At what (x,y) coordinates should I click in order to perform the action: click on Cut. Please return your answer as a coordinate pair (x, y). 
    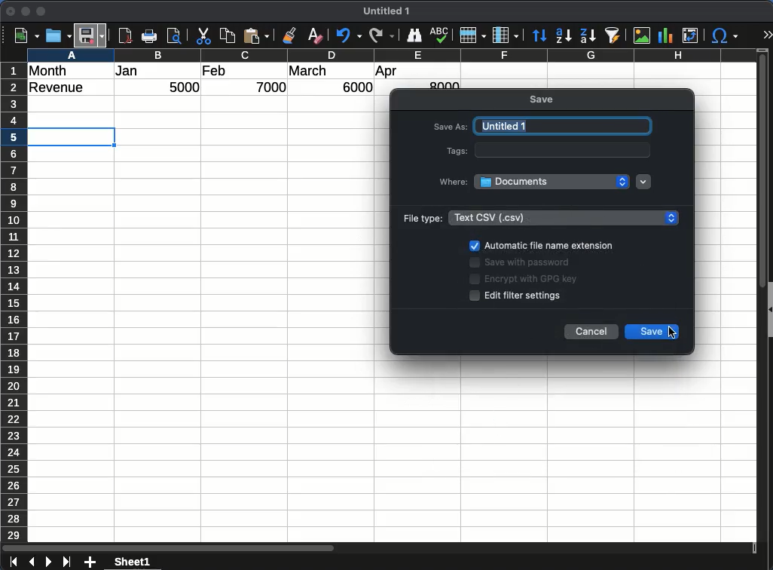
    Looking at the image, I should click on (203, 36).